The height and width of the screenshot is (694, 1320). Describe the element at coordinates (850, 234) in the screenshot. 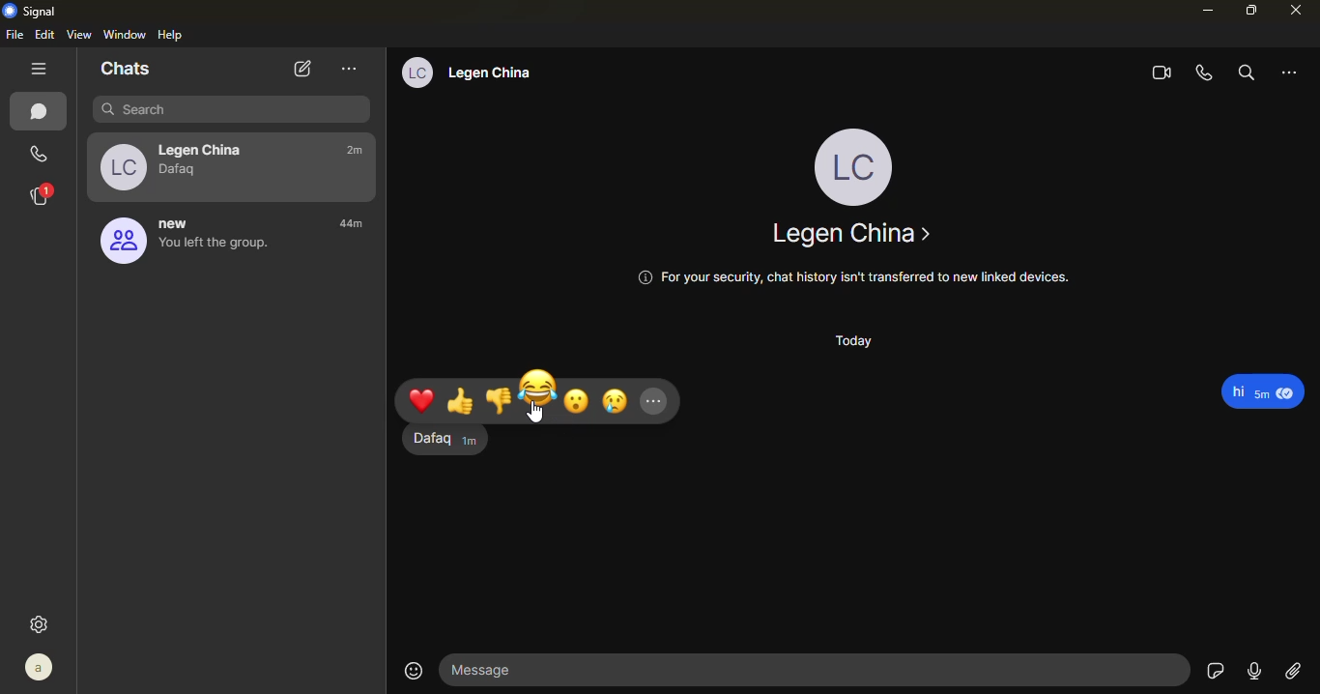

I see `Legen china` at that location.